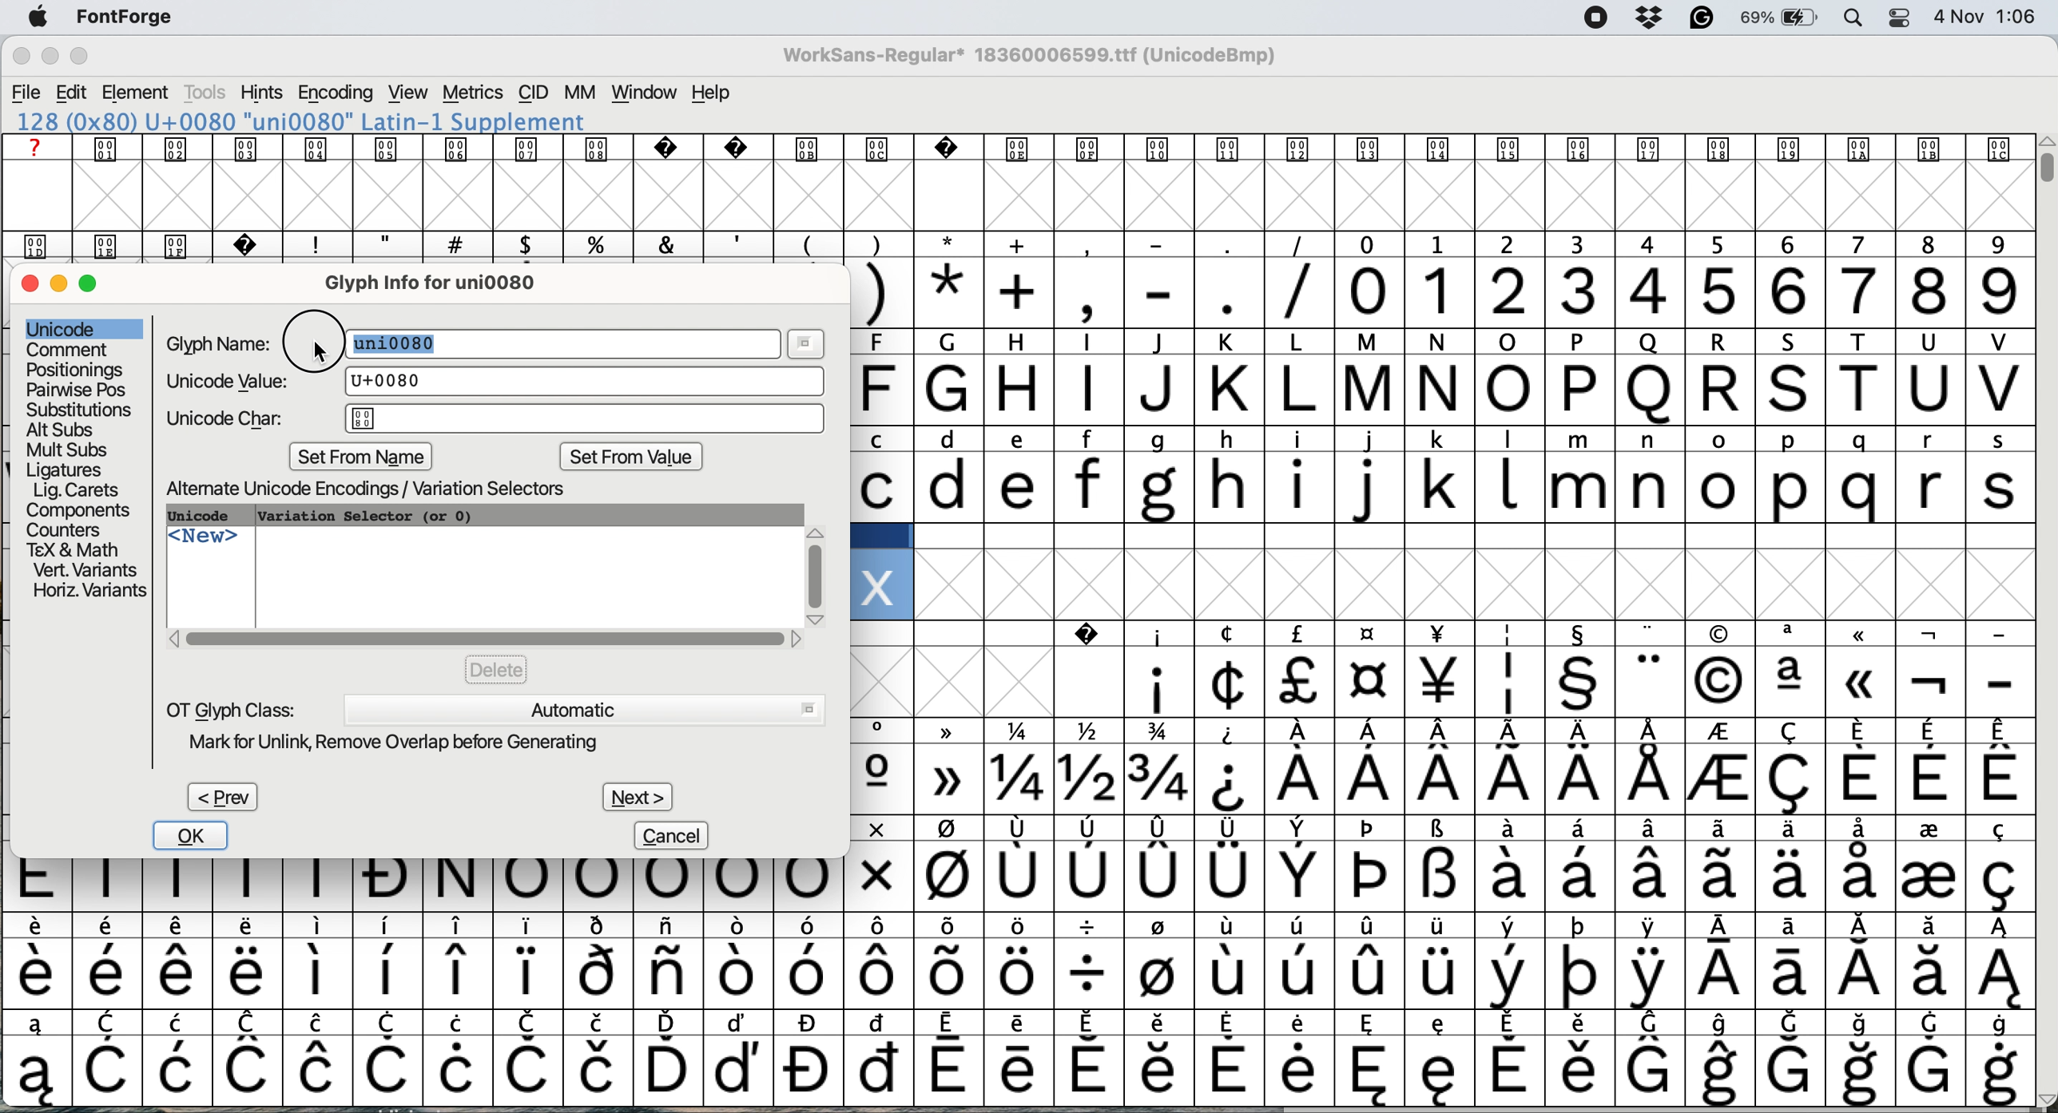  Describe the element at coordinates (1423, 345) in the screenshot. I see `special characters and text` at that location.